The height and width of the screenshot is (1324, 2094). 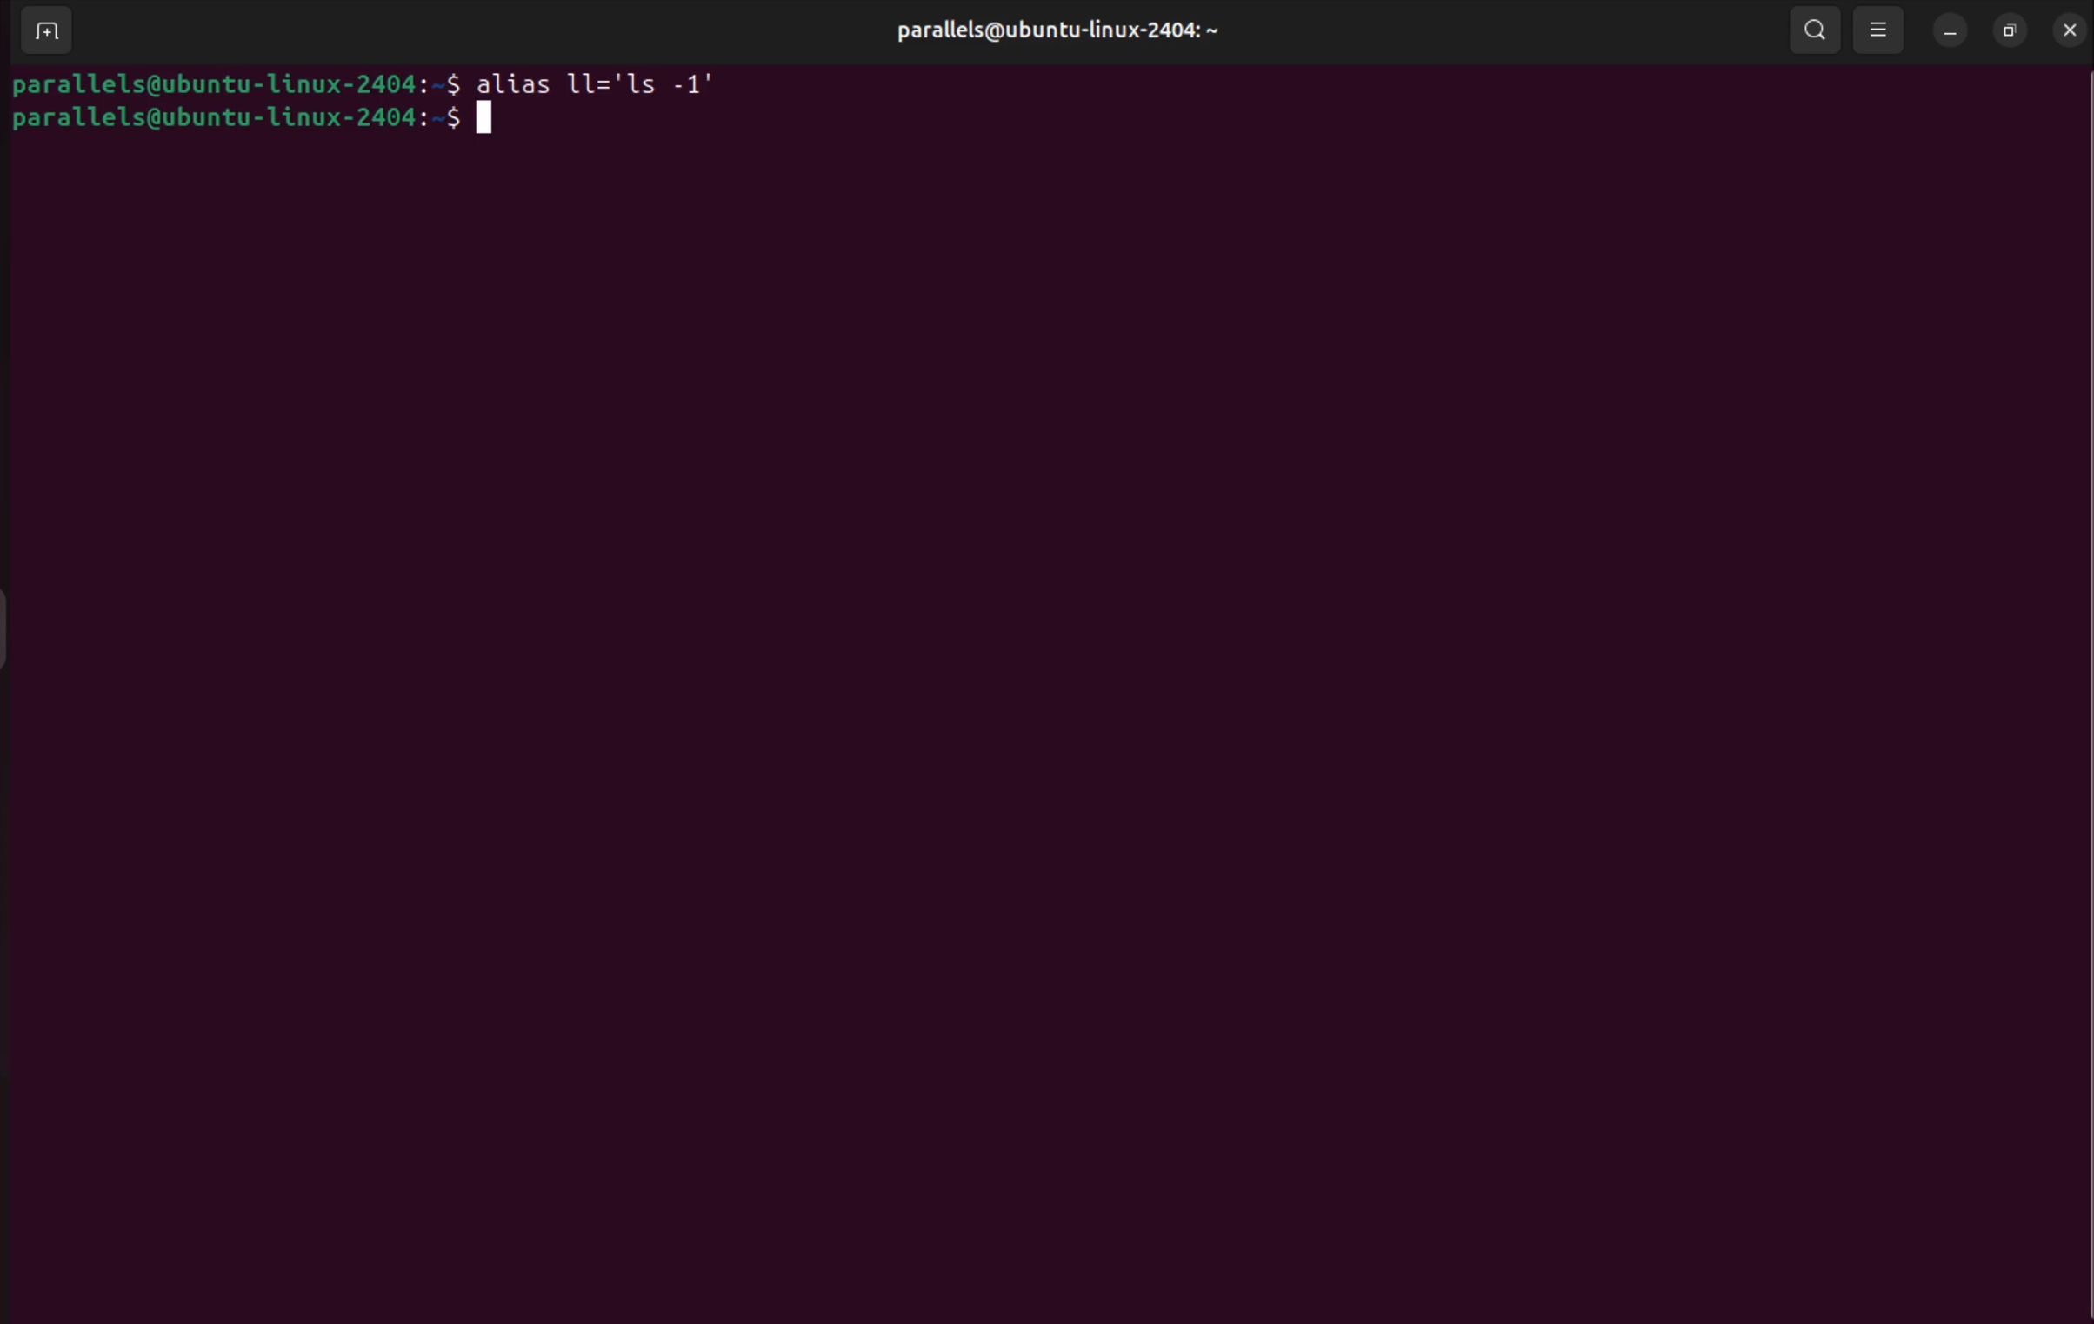 I want to click on bash prompt, so click(x=235, y=82).